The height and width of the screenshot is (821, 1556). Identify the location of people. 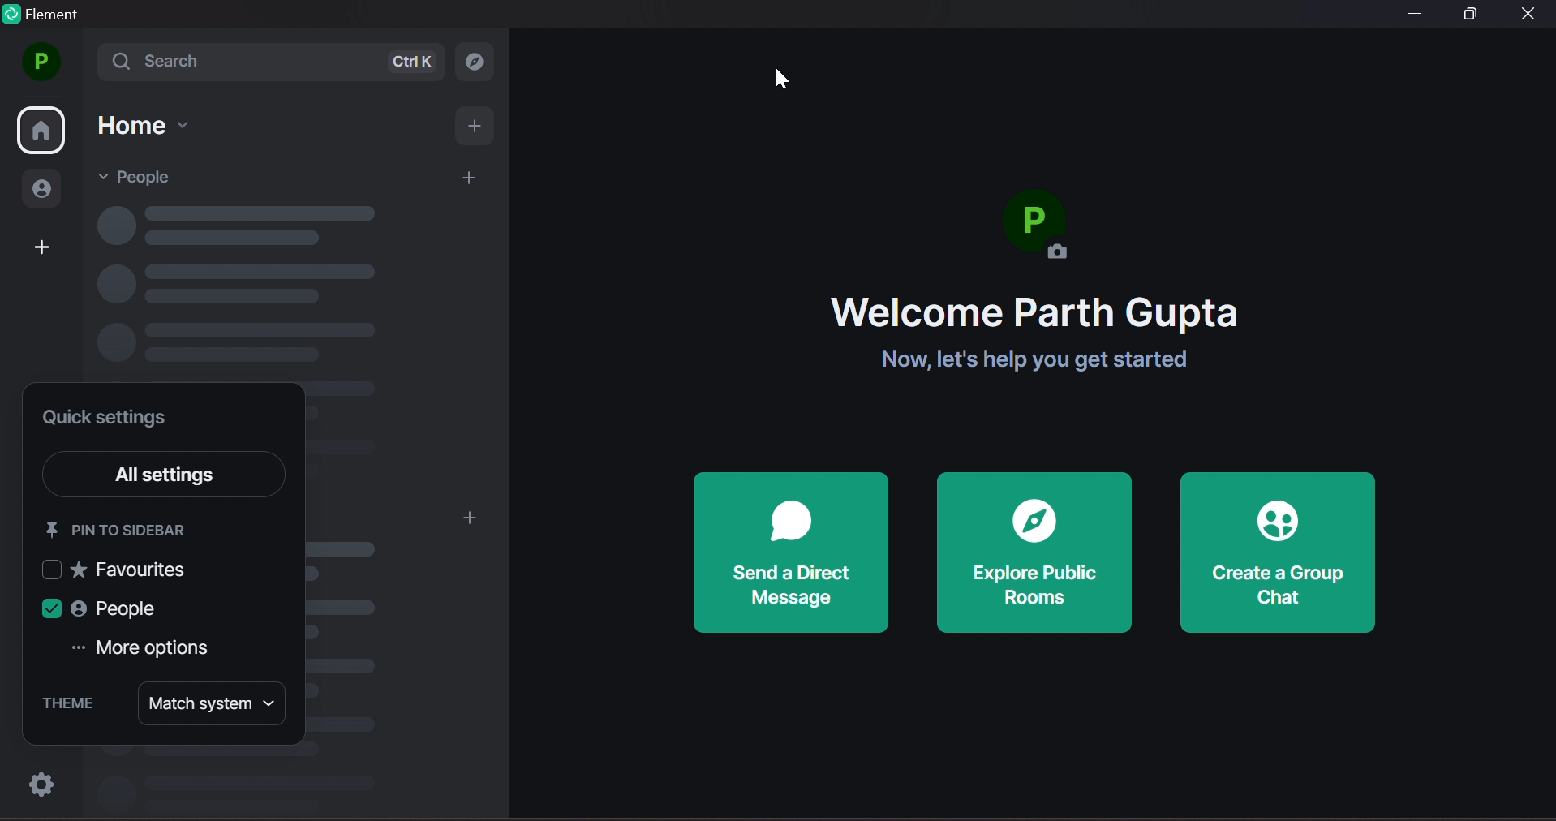
(144, 176).